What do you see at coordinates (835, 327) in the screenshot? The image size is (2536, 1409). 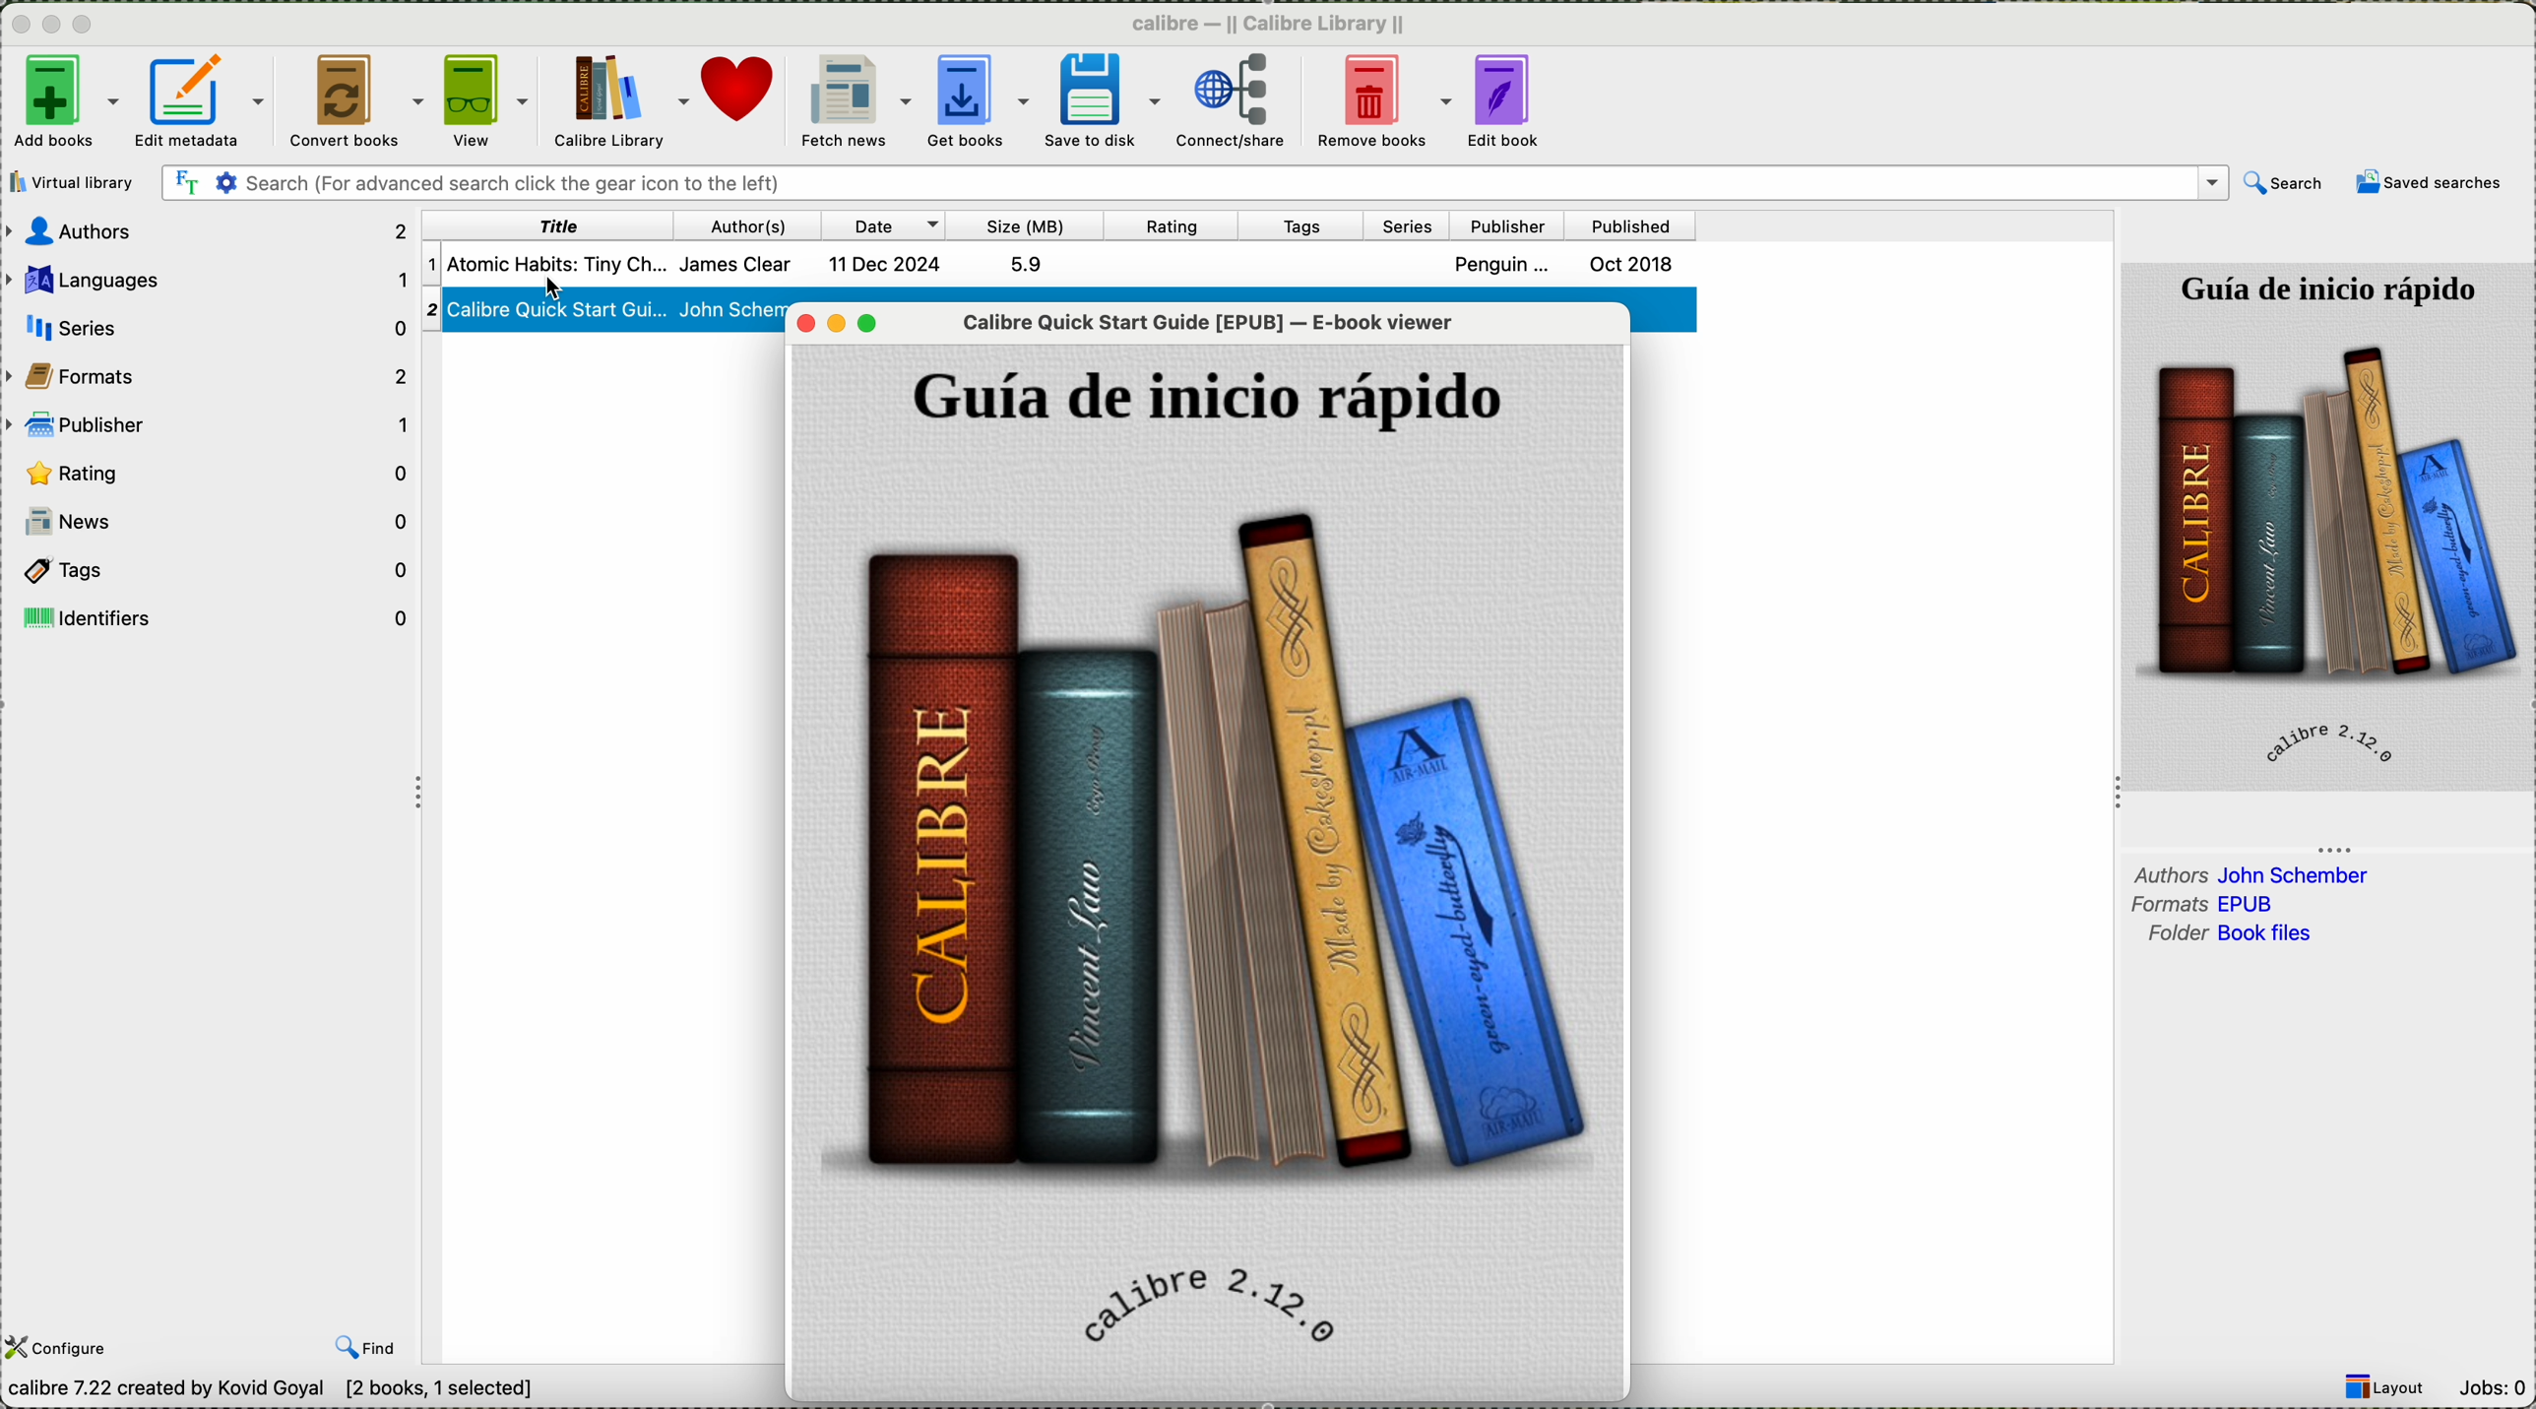 I see `minimize viewer` at bounding box center [835, 327].